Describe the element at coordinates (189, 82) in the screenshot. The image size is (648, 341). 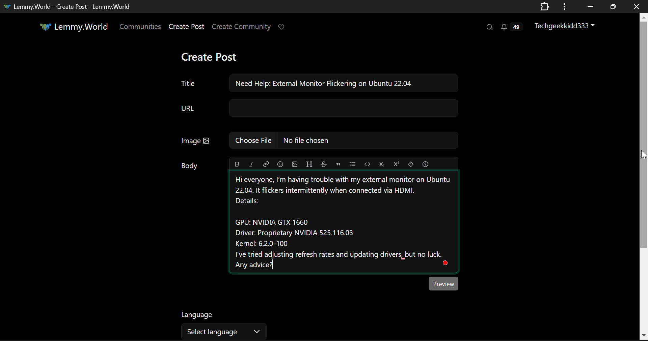
I see `Post Title Textbox Field` at that location.